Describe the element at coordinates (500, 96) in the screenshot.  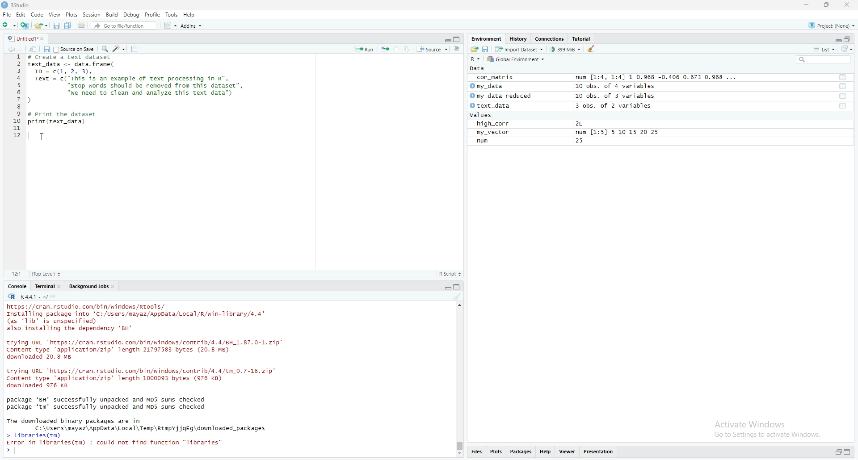
I see `my_data_reduced` at that location.